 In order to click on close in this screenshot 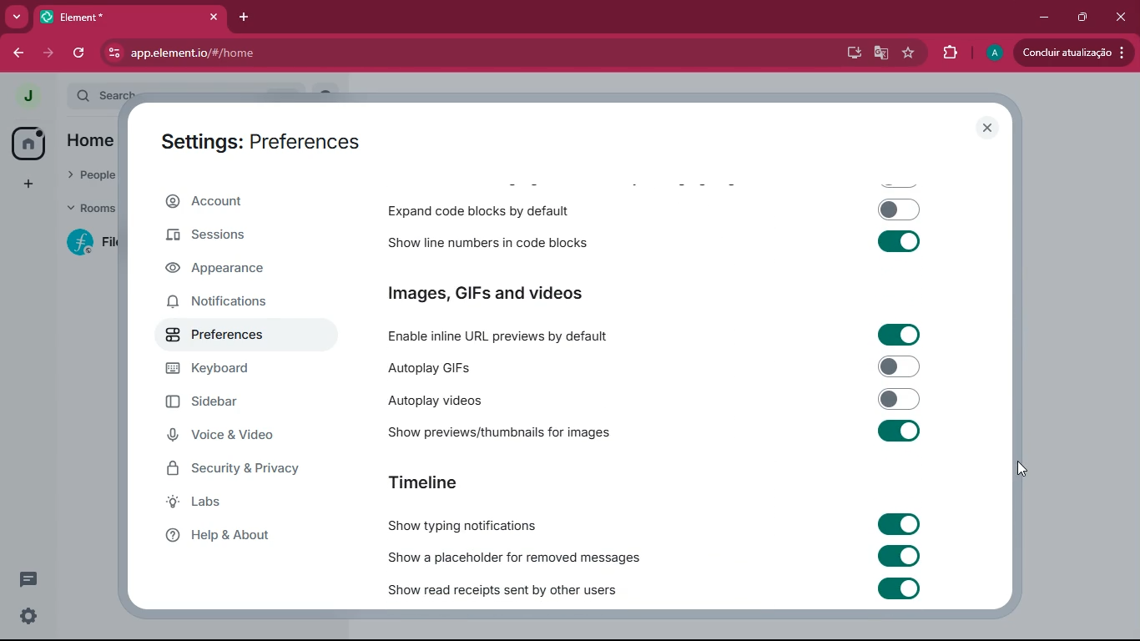, I will do `click(1122, 20)`.